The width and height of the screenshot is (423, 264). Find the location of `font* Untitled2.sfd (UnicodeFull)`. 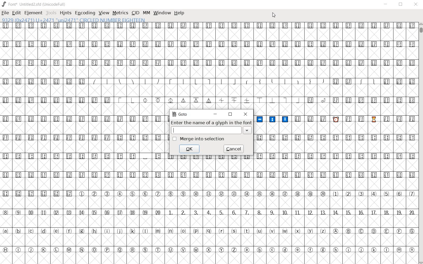

font* Untitled2.sfd (UnicodeFull) is located at coordinates (34, 4).